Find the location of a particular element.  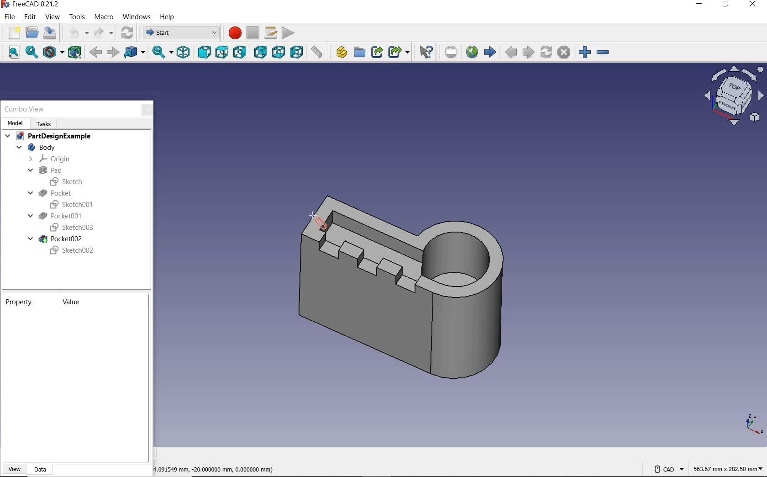

Value is located at coordinates (74, 303).